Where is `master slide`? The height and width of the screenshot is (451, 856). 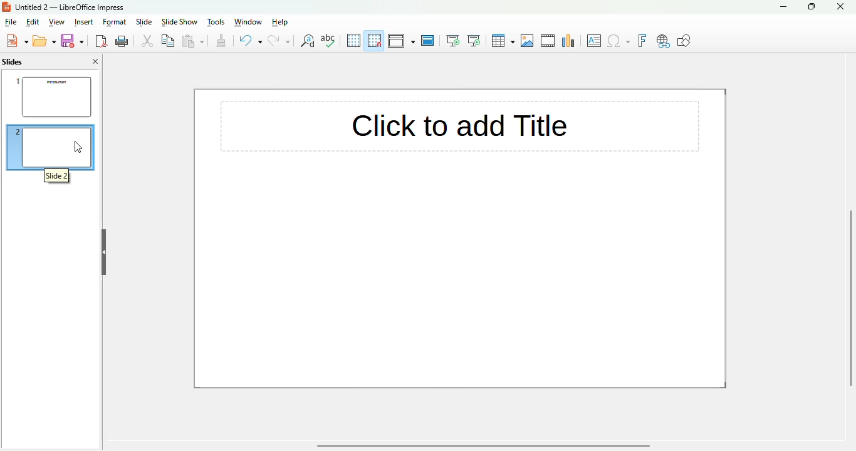 master slide is located at coordinates (427, 41).